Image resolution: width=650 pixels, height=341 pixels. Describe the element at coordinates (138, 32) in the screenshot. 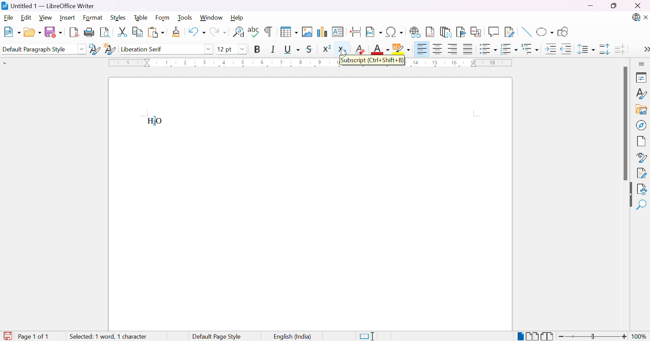

I see `Copy` at that location.